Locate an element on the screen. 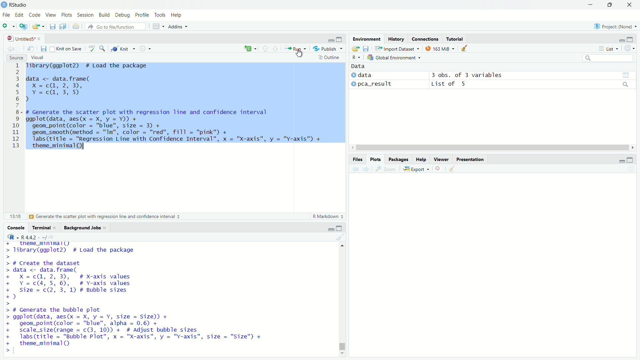  R is located at coordinates (11, 237).